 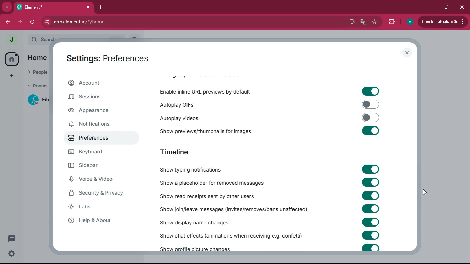 What do you see at coordinates (371, 235) in the screenshot?
I see `toggle on/off` at bounding box center [371, 235].